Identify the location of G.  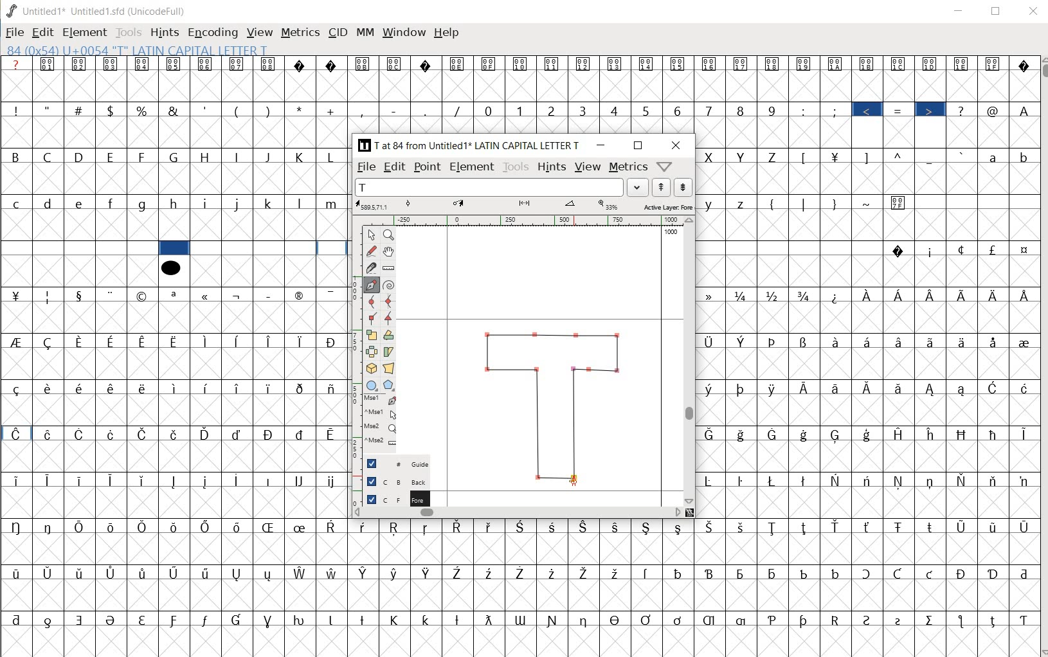
(174, 157).